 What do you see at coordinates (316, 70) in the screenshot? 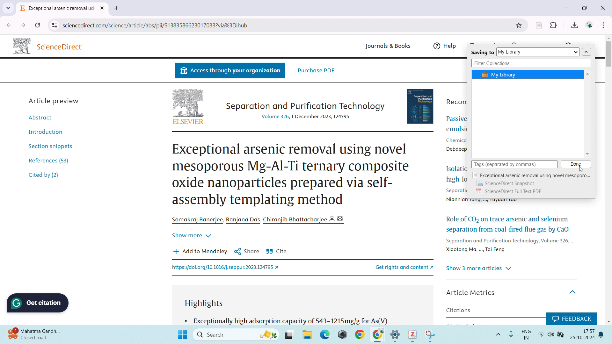
I see `Purchase PDF` at bounding box center [316, 70].